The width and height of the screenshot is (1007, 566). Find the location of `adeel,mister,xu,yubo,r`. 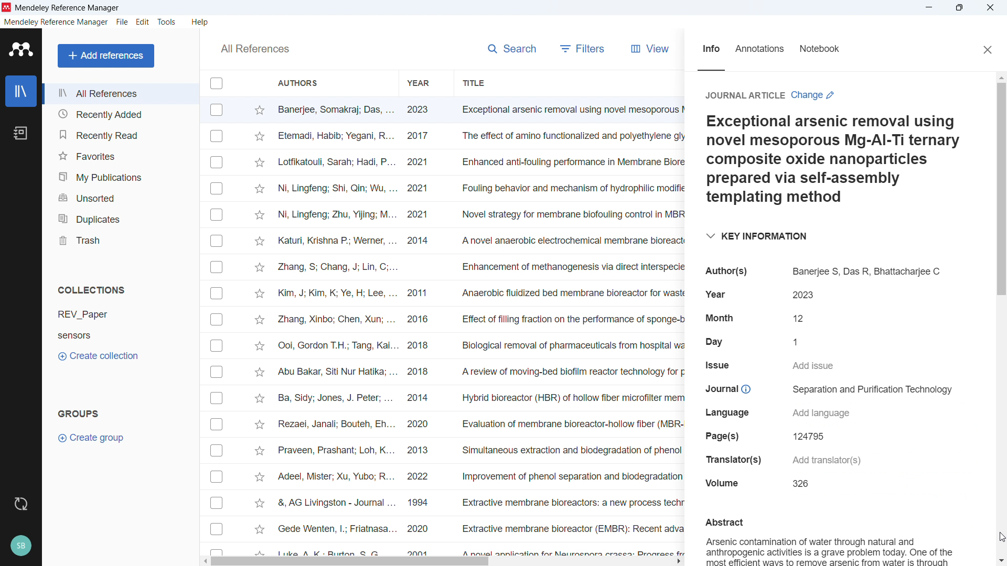

adeel,mister,xu,yubo,r is located at coordinates (335, 477).